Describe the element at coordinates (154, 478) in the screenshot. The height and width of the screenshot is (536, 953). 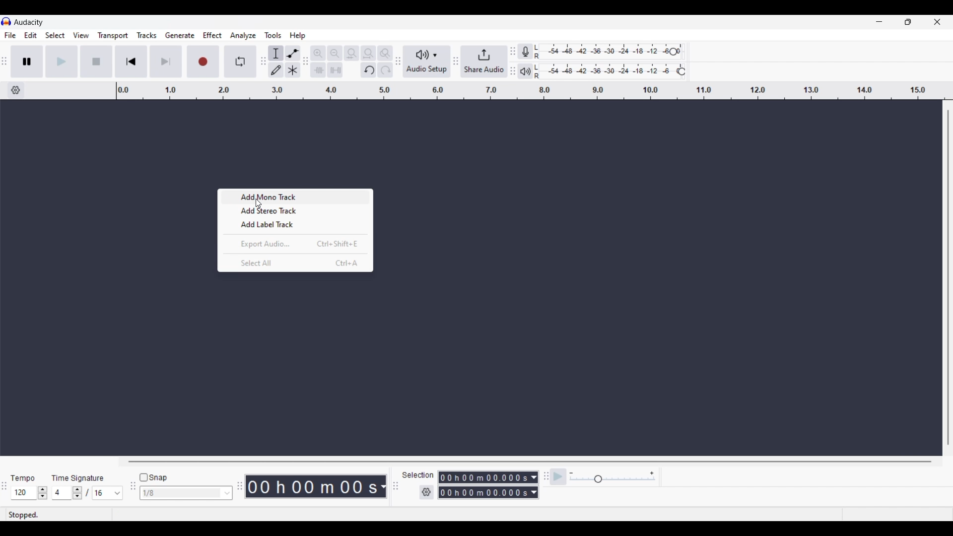
I see `Snap toggle` at that location.